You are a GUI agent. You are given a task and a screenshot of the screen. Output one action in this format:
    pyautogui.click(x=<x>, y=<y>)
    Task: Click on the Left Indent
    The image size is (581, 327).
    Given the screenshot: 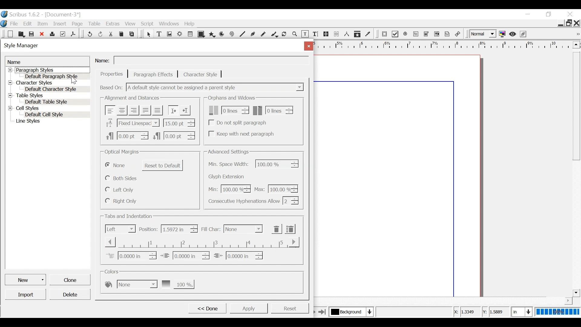 What is the action you would take?
    pyautogui.click(x=185, y=255)
    